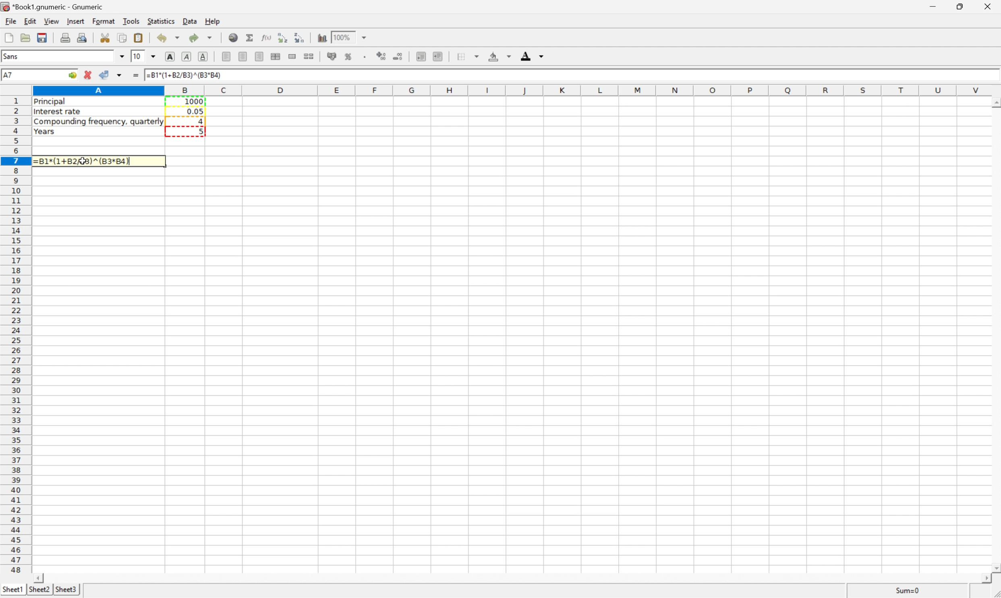 Image resolution: width=1001 pixels, height=598 pixels. I want to click on file, so click(9, 21).